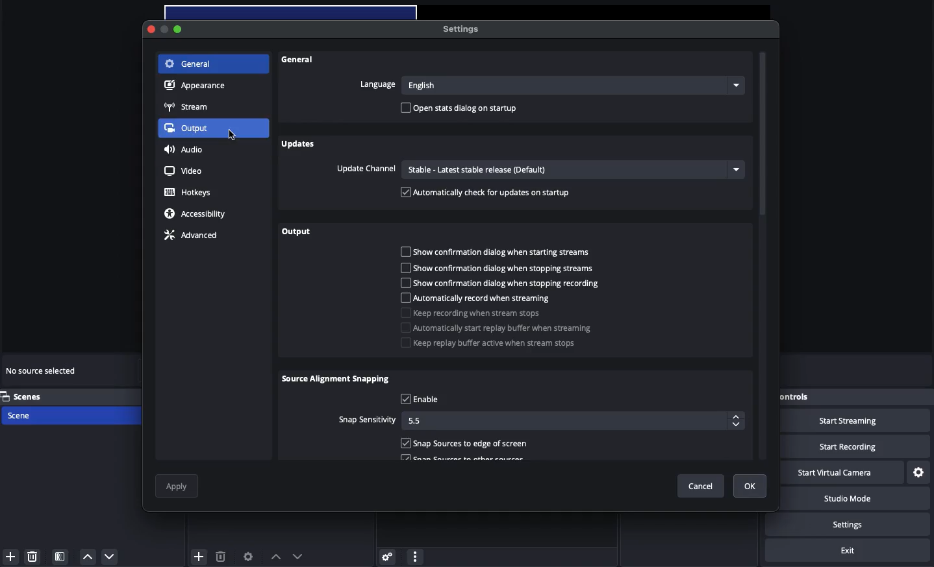 This screenshot has width=934, height=567. What do you see at coordinates (183, 171) in the screenshot?
I see `Video` at bounding box center [183, 171].